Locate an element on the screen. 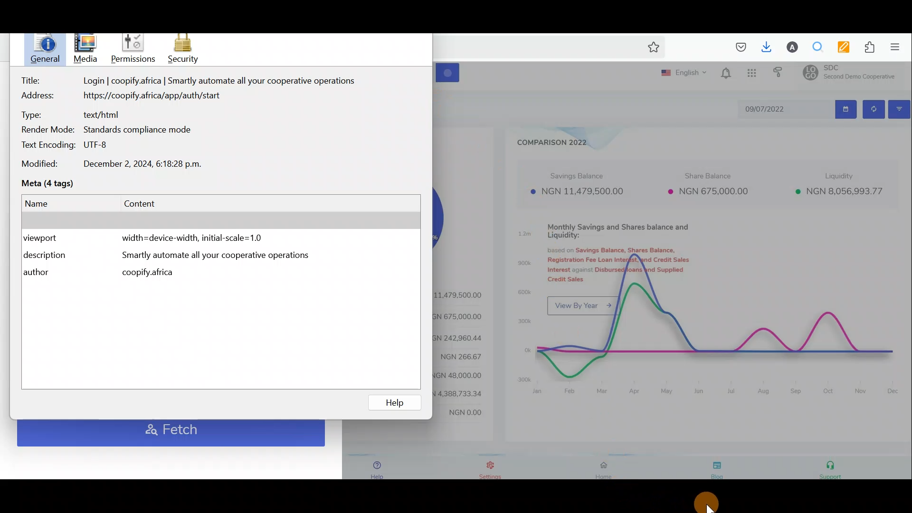  Image is located at coordinates (361, 153).